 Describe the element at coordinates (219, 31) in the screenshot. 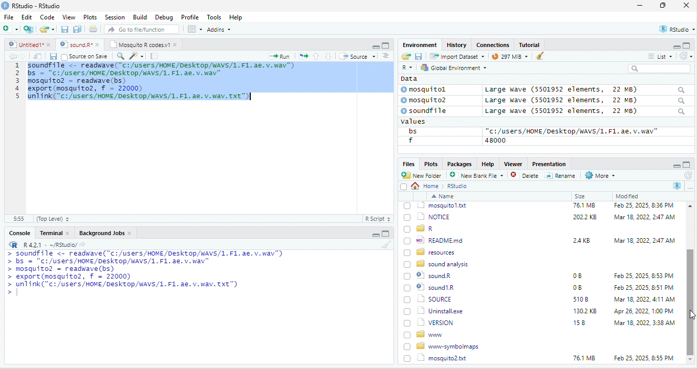

I see `Adonns ` at that location.